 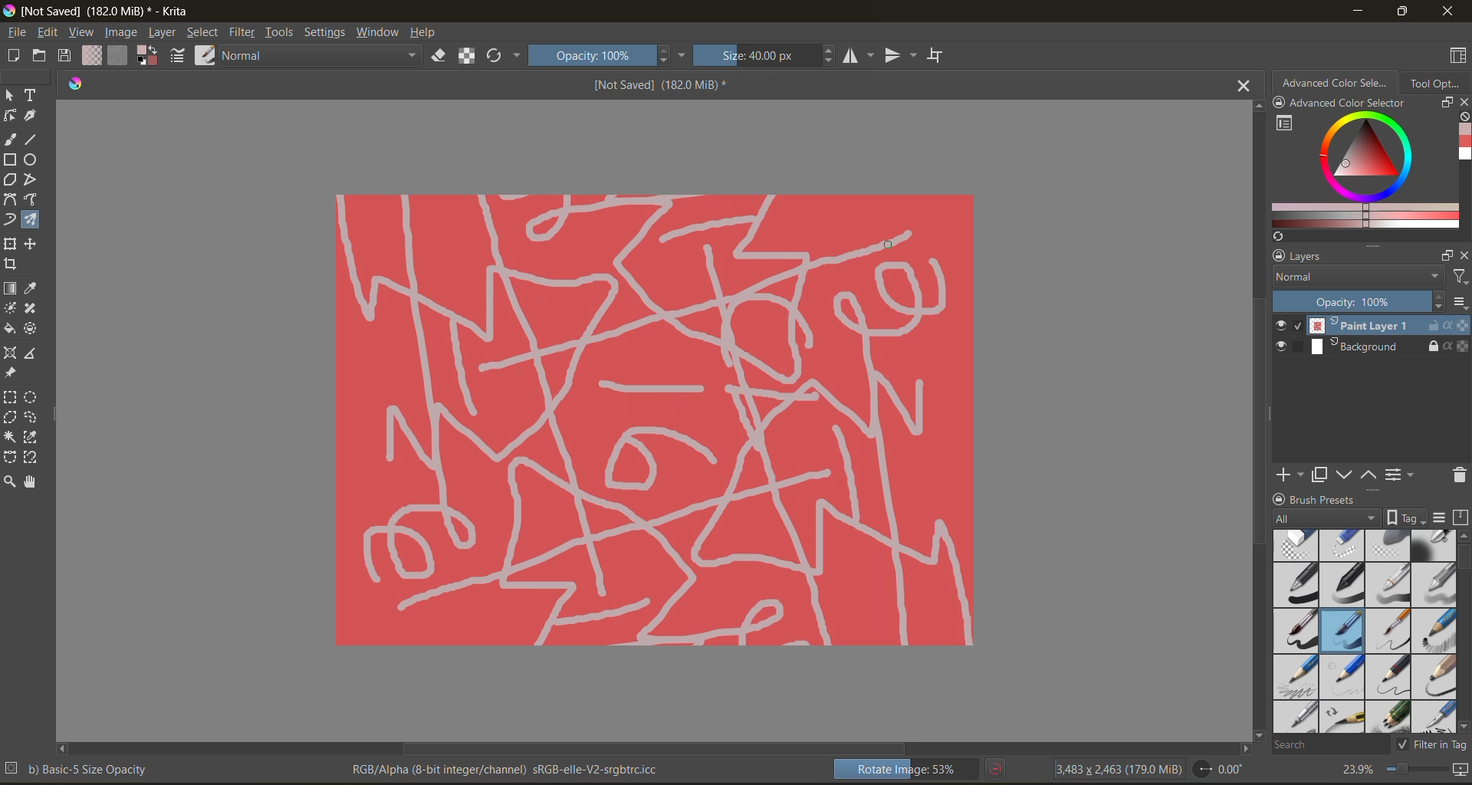 What do you see at coordinates (11, 55) in the screenshot?
I see `create` at bounding box center [11, 55].